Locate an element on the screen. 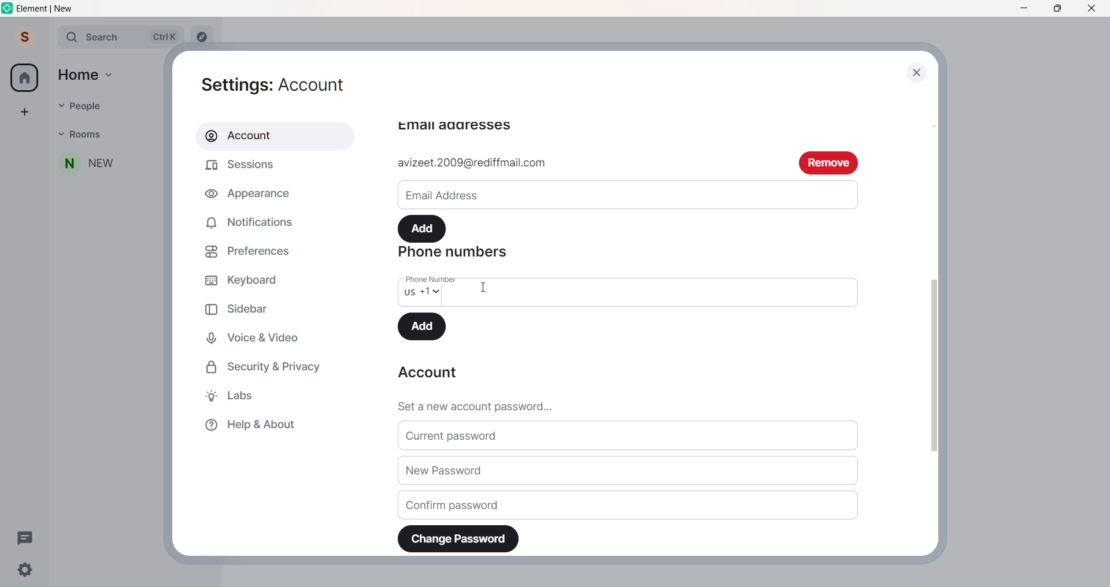  Home is located at coordinates (79, 74).